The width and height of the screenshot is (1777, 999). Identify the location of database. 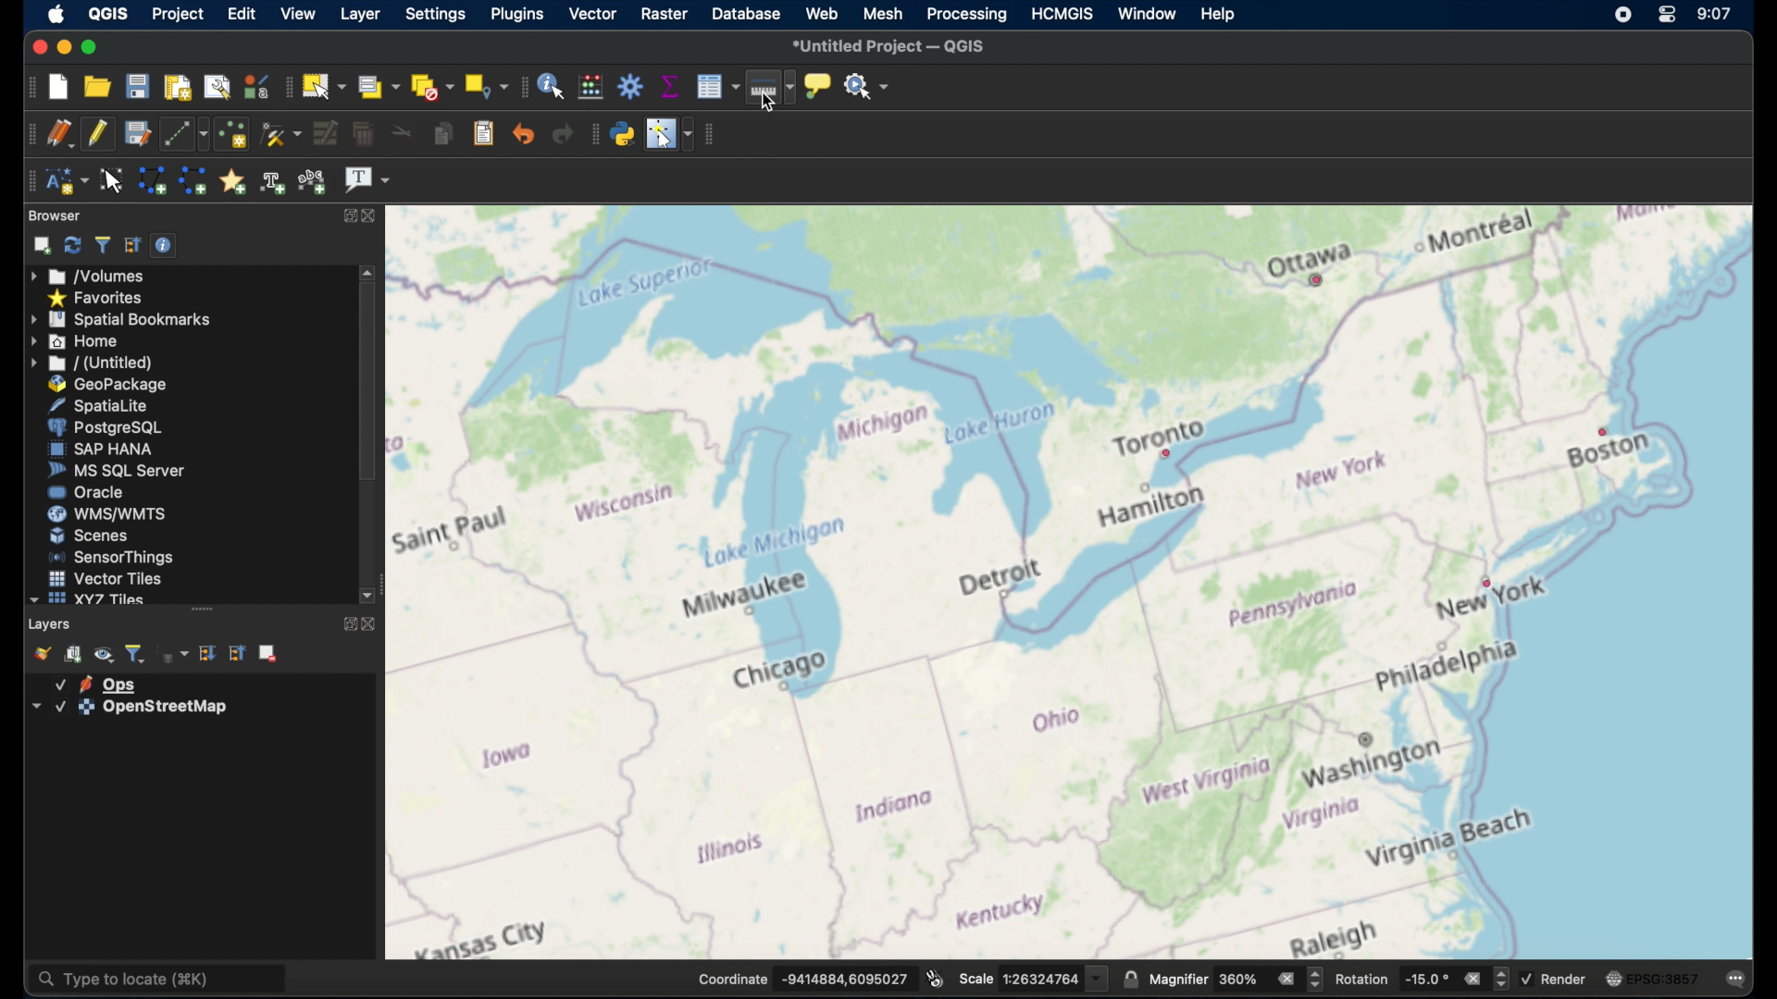
(748, 15).